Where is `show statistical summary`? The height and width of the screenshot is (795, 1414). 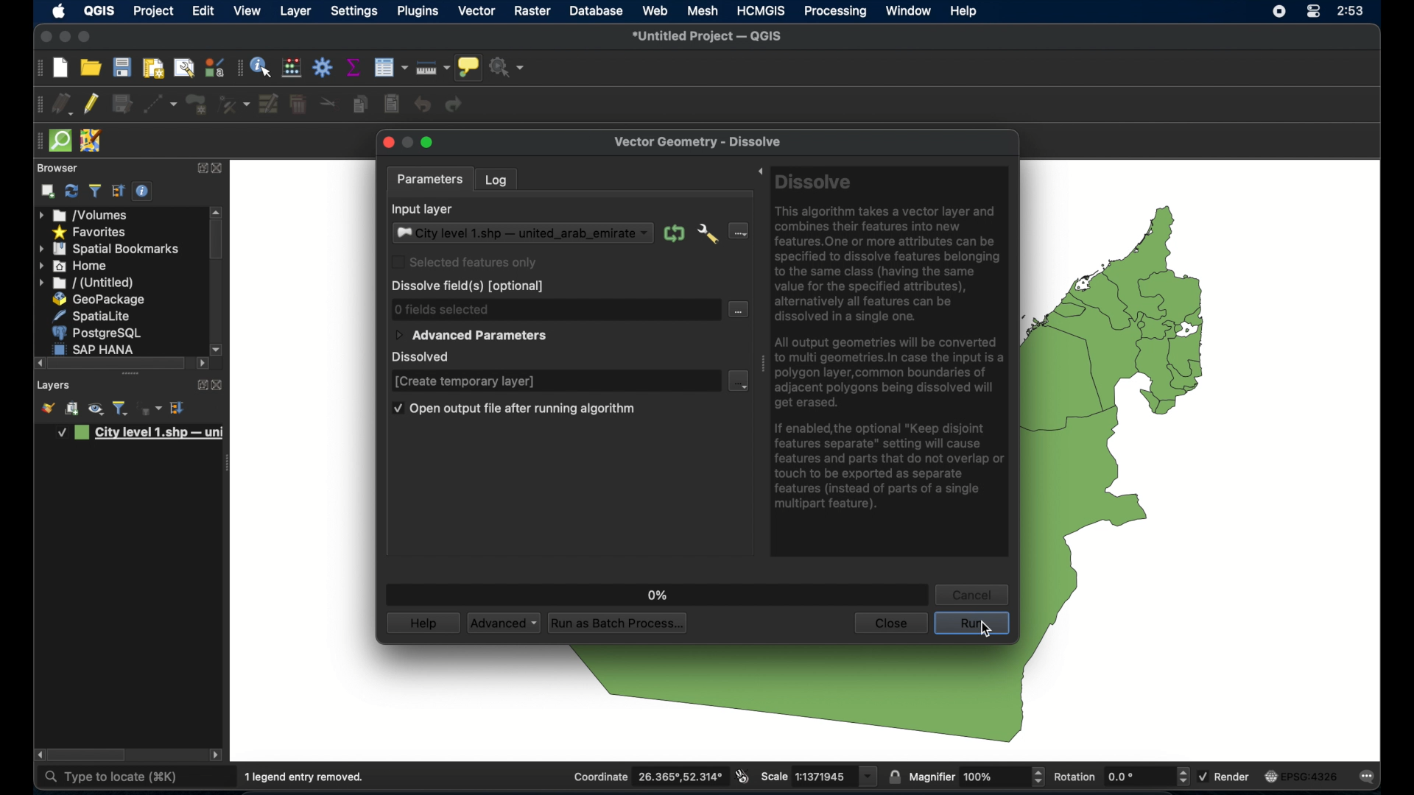 show statistical summary is located at coordinates (354, 68).